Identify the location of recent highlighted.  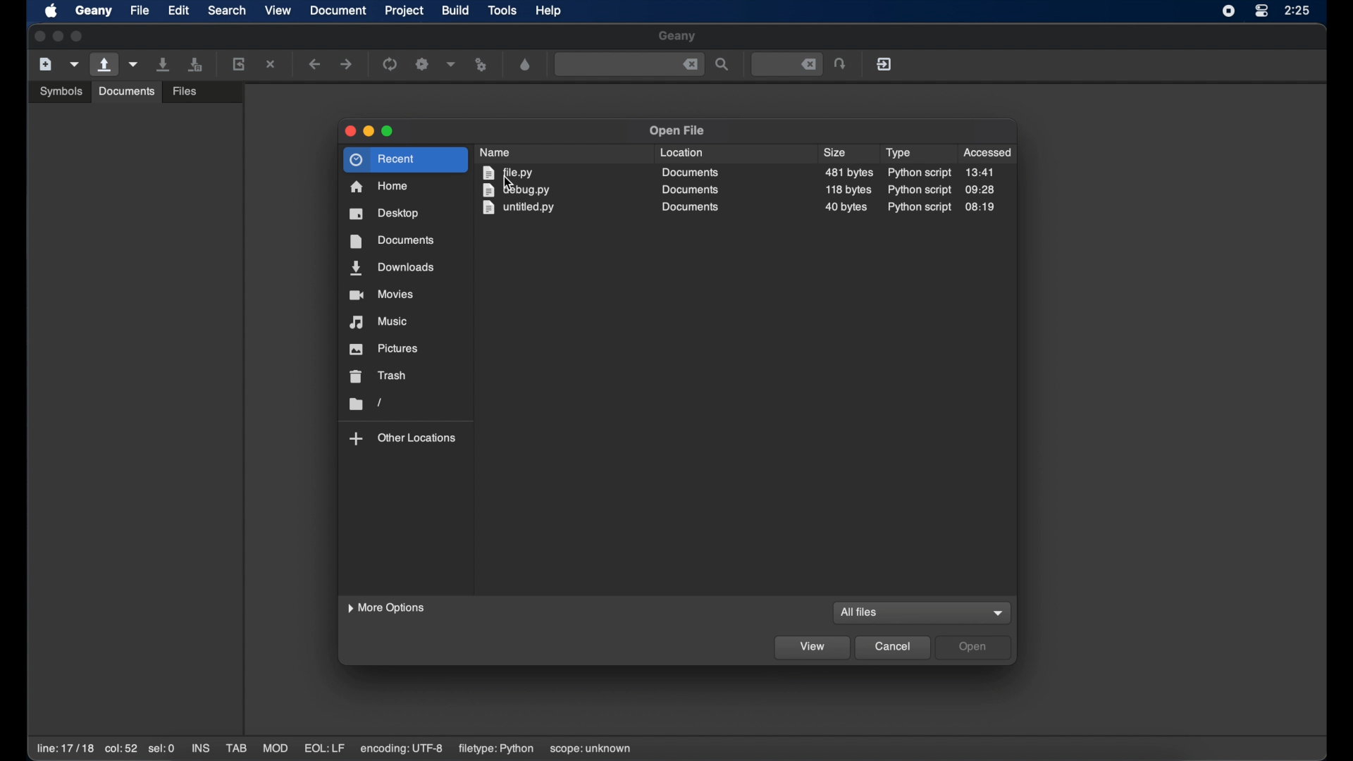
(405, 160).